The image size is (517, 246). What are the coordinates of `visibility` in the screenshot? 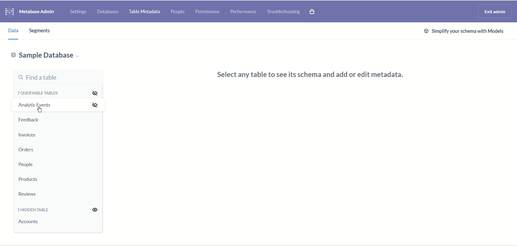 It's located at (96, 210).